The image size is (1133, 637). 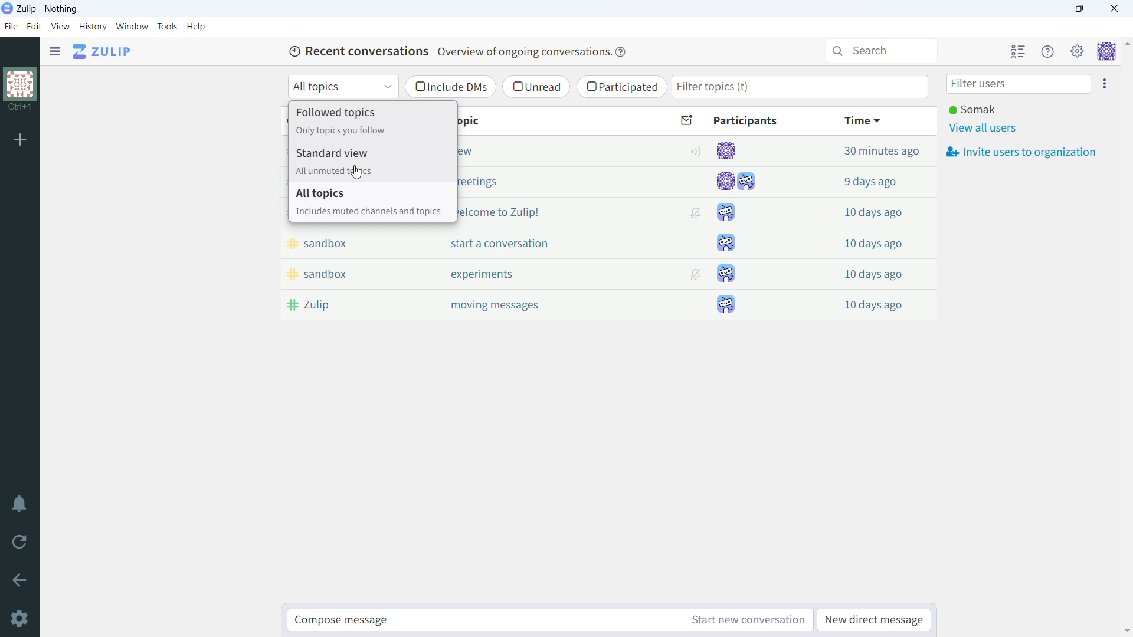 I want to click on standard view, so click(x=373, y=160).